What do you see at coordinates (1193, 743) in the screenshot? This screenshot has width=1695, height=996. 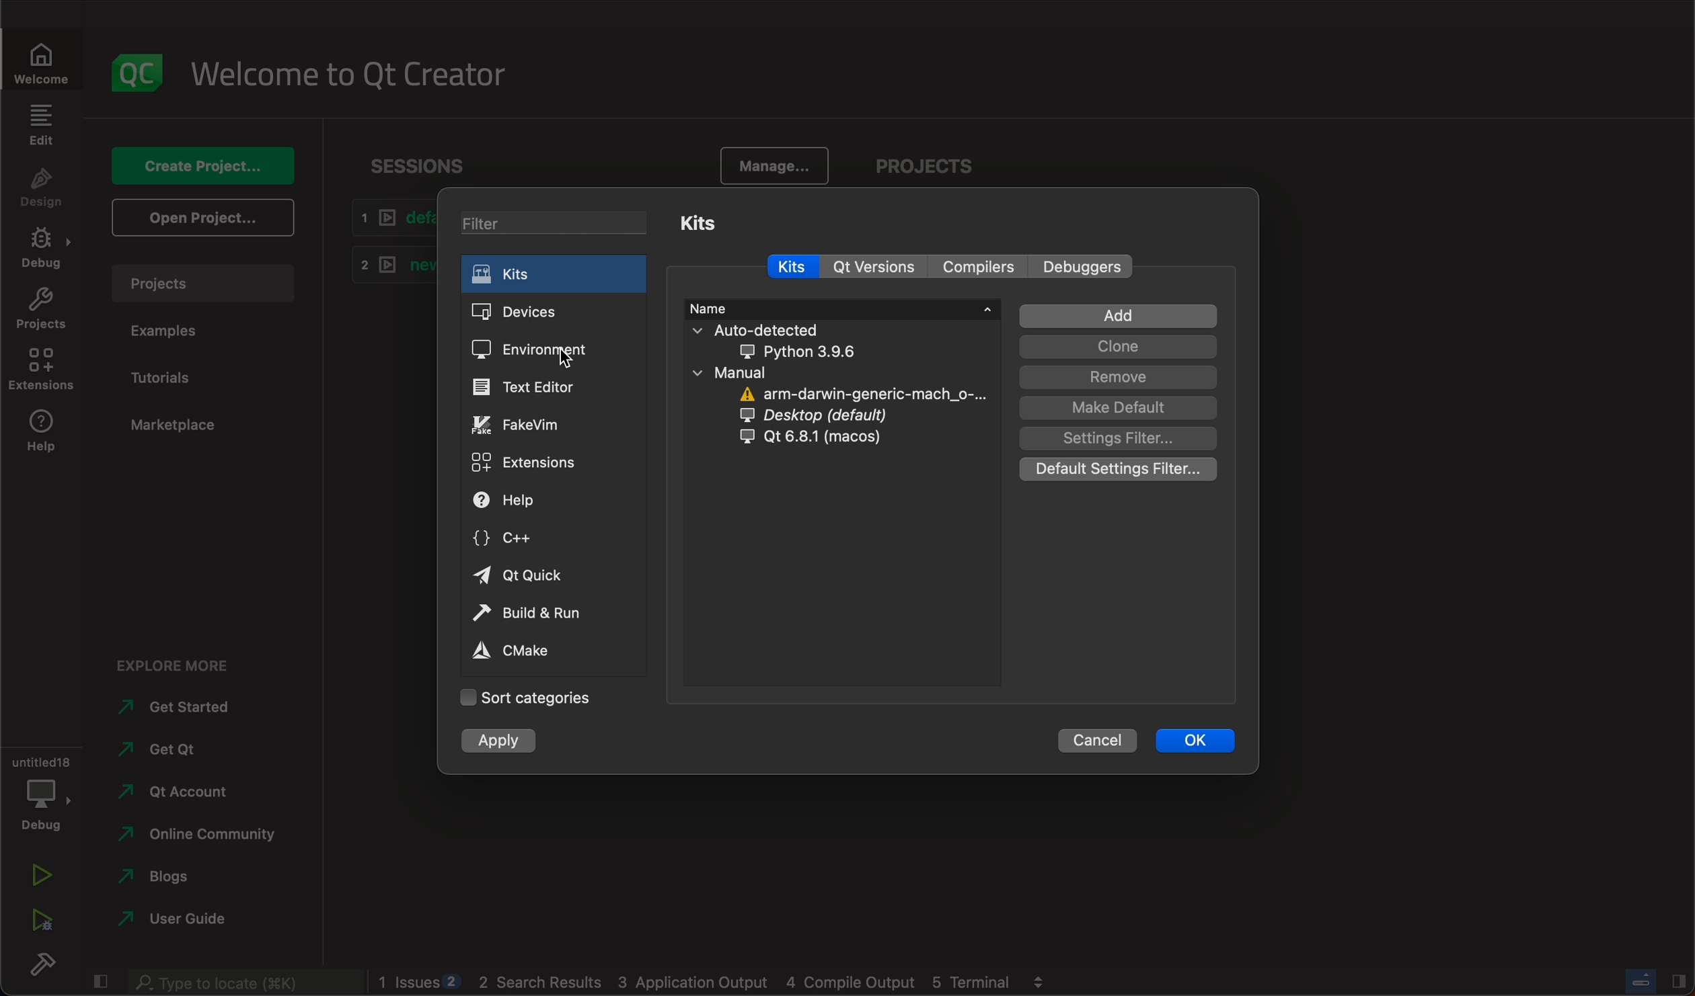 I see `ok` at bounding box center [1193, 743].